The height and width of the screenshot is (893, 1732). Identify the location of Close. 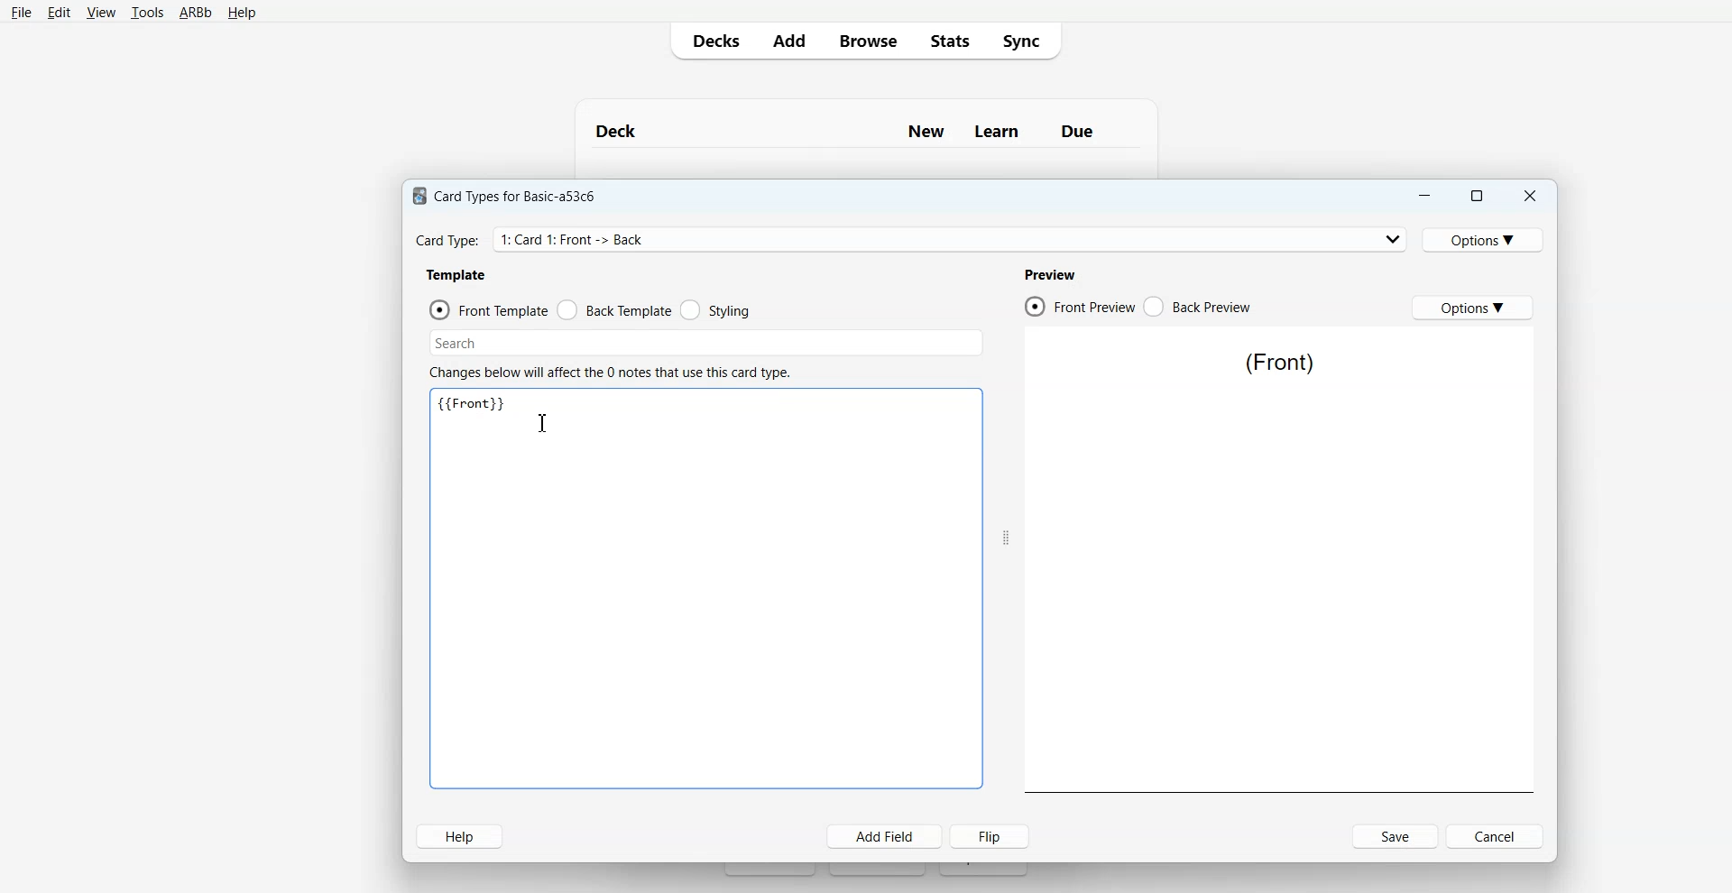
(1529, 197).